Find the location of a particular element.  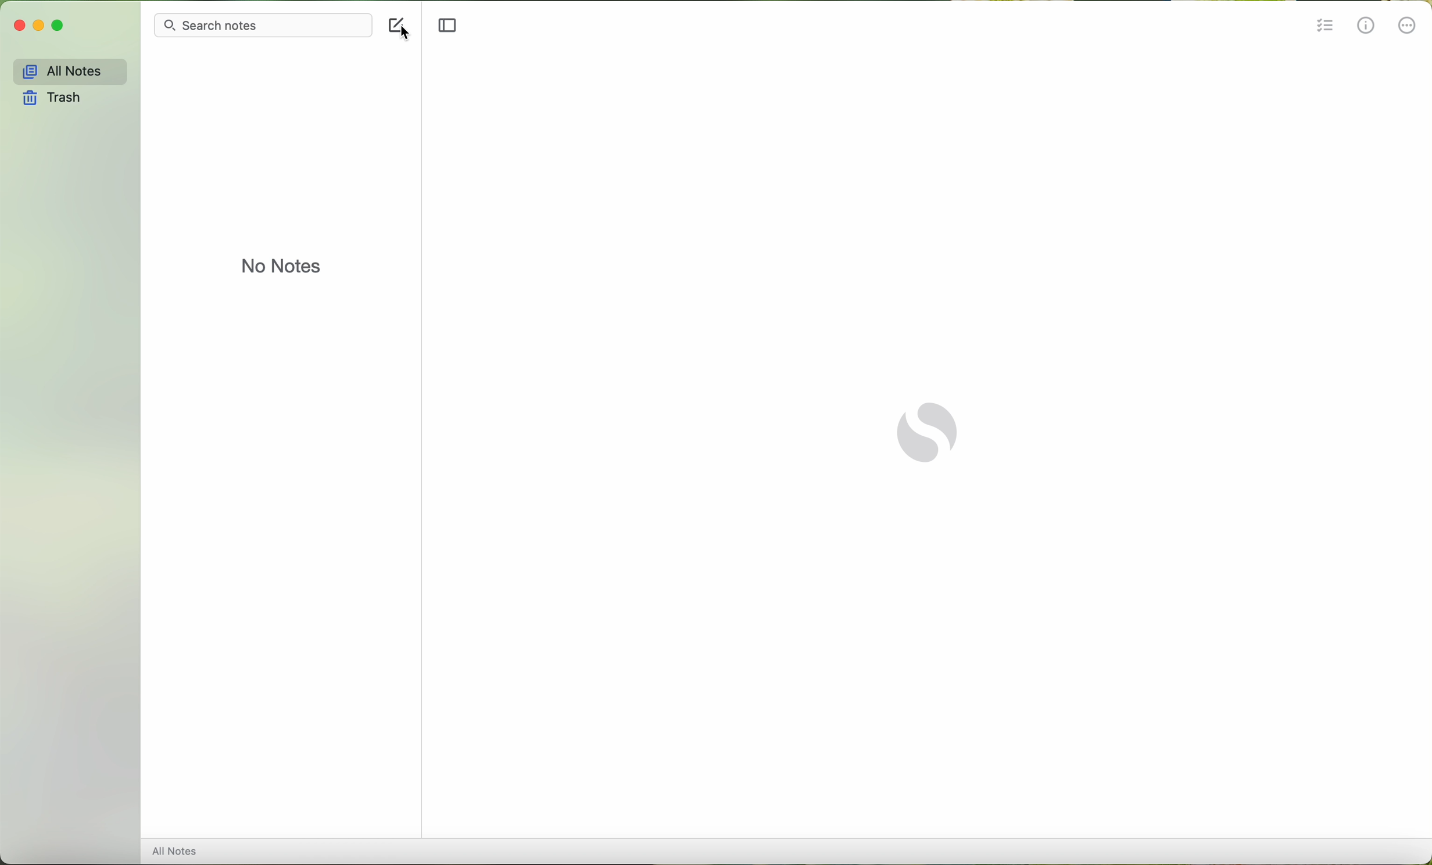

maximize Simplenote is located at coordinates (58, 26).